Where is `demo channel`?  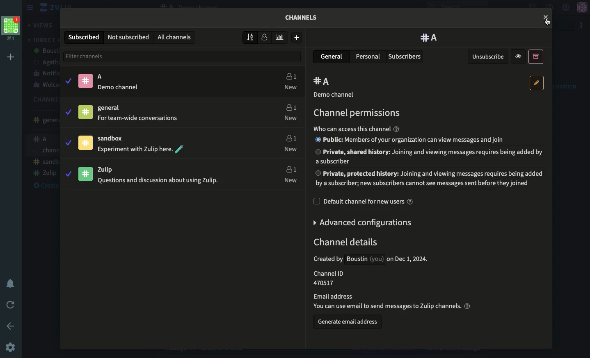
demo channel is located at coordinates (333, 95).